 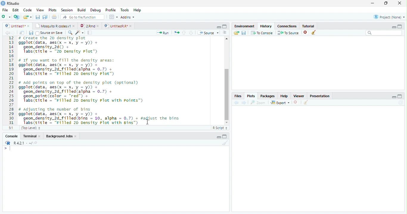 I want to click on wrokspace pan, so click(x=113, y=17).